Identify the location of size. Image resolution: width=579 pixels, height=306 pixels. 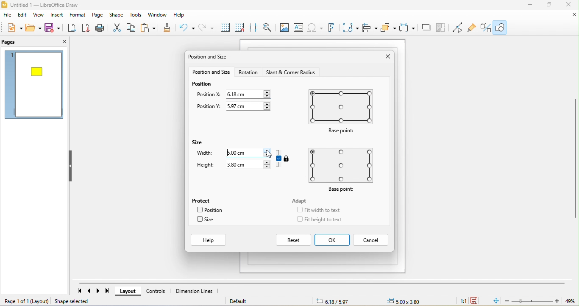
(206, 221).